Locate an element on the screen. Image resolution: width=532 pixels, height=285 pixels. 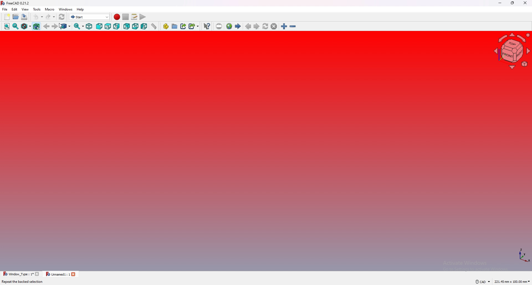
cursor is located at coordinates (62, 26).